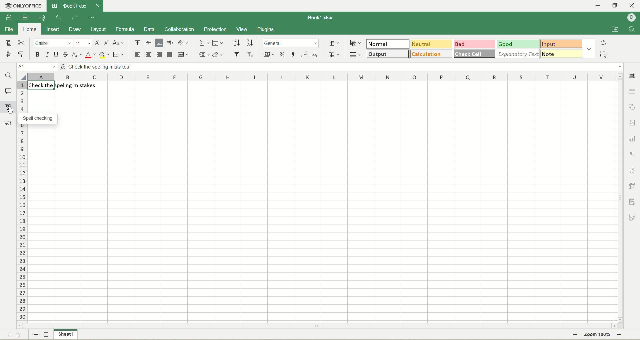 This screenshot has width=640, height=340. I want to click on object settings, so click(633, 106).